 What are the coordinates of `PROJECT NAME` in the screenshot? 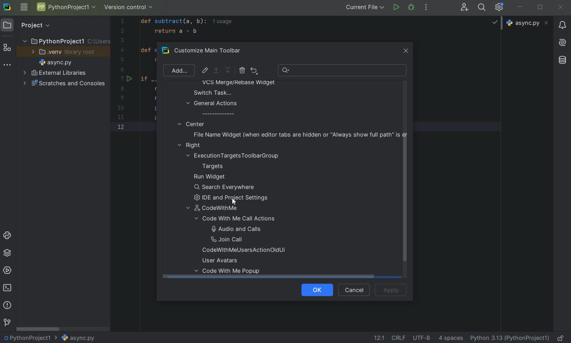 It's located at (65, 41).